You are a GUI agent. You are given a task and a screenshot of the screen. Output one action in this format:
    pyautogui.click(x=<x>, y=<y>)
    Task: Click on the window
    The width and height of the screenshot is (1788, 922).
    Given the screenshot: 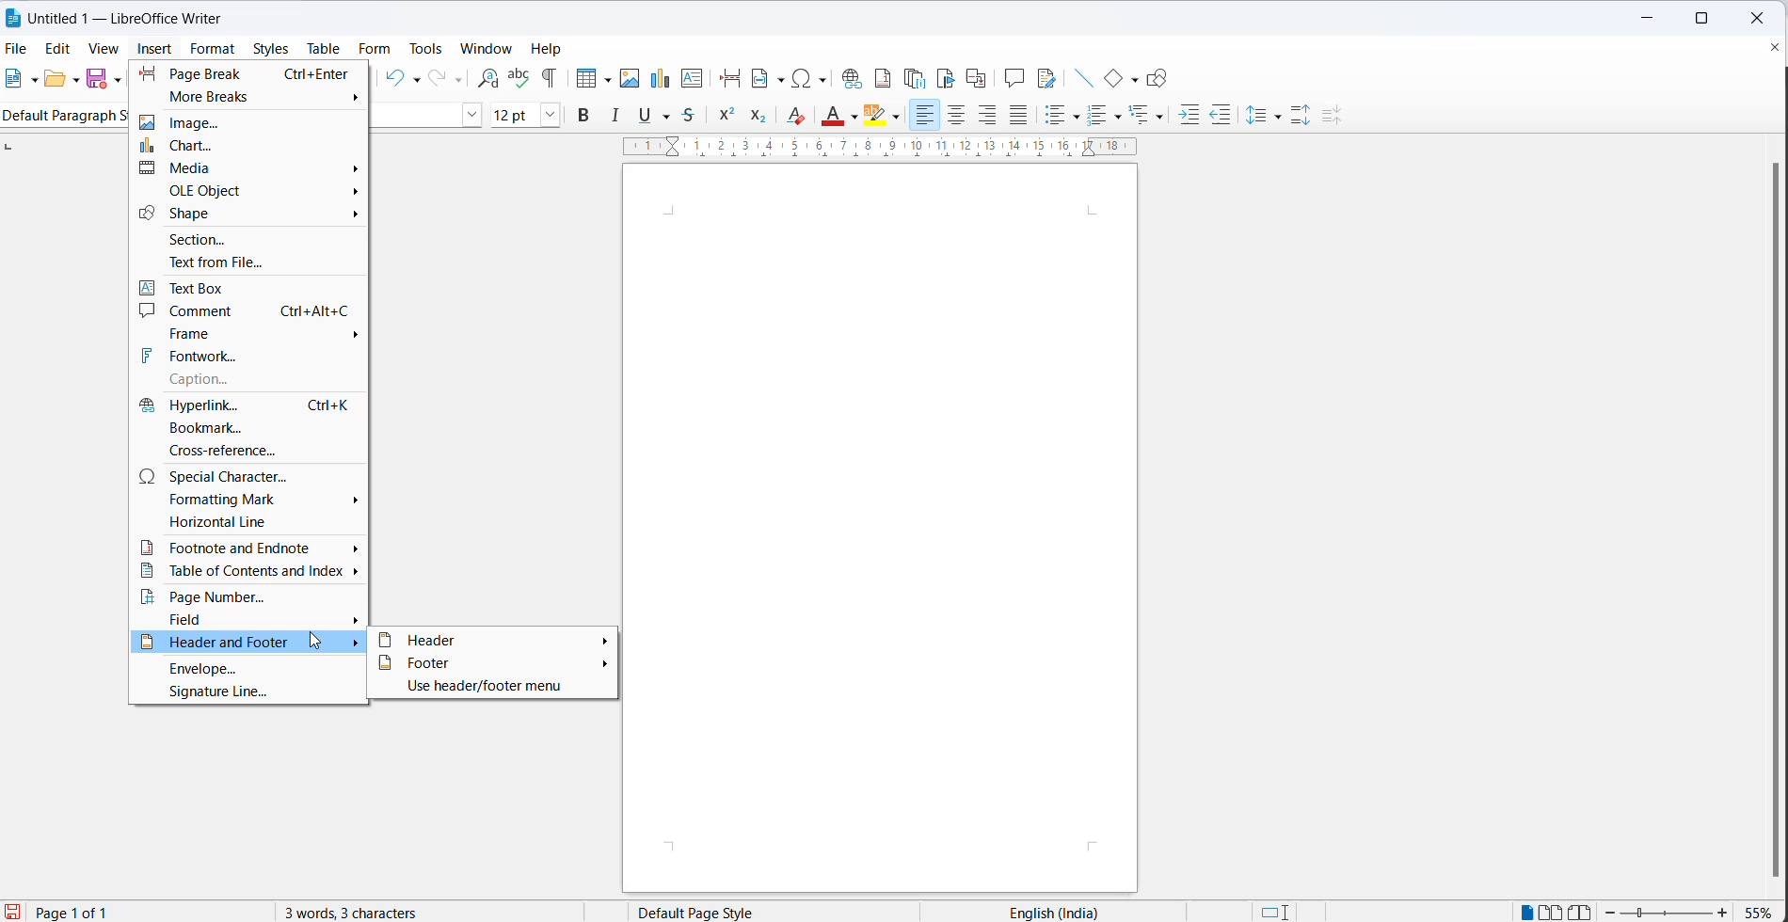 What is the action you would take?
    pyautogui.click(x=487, y=49)
    